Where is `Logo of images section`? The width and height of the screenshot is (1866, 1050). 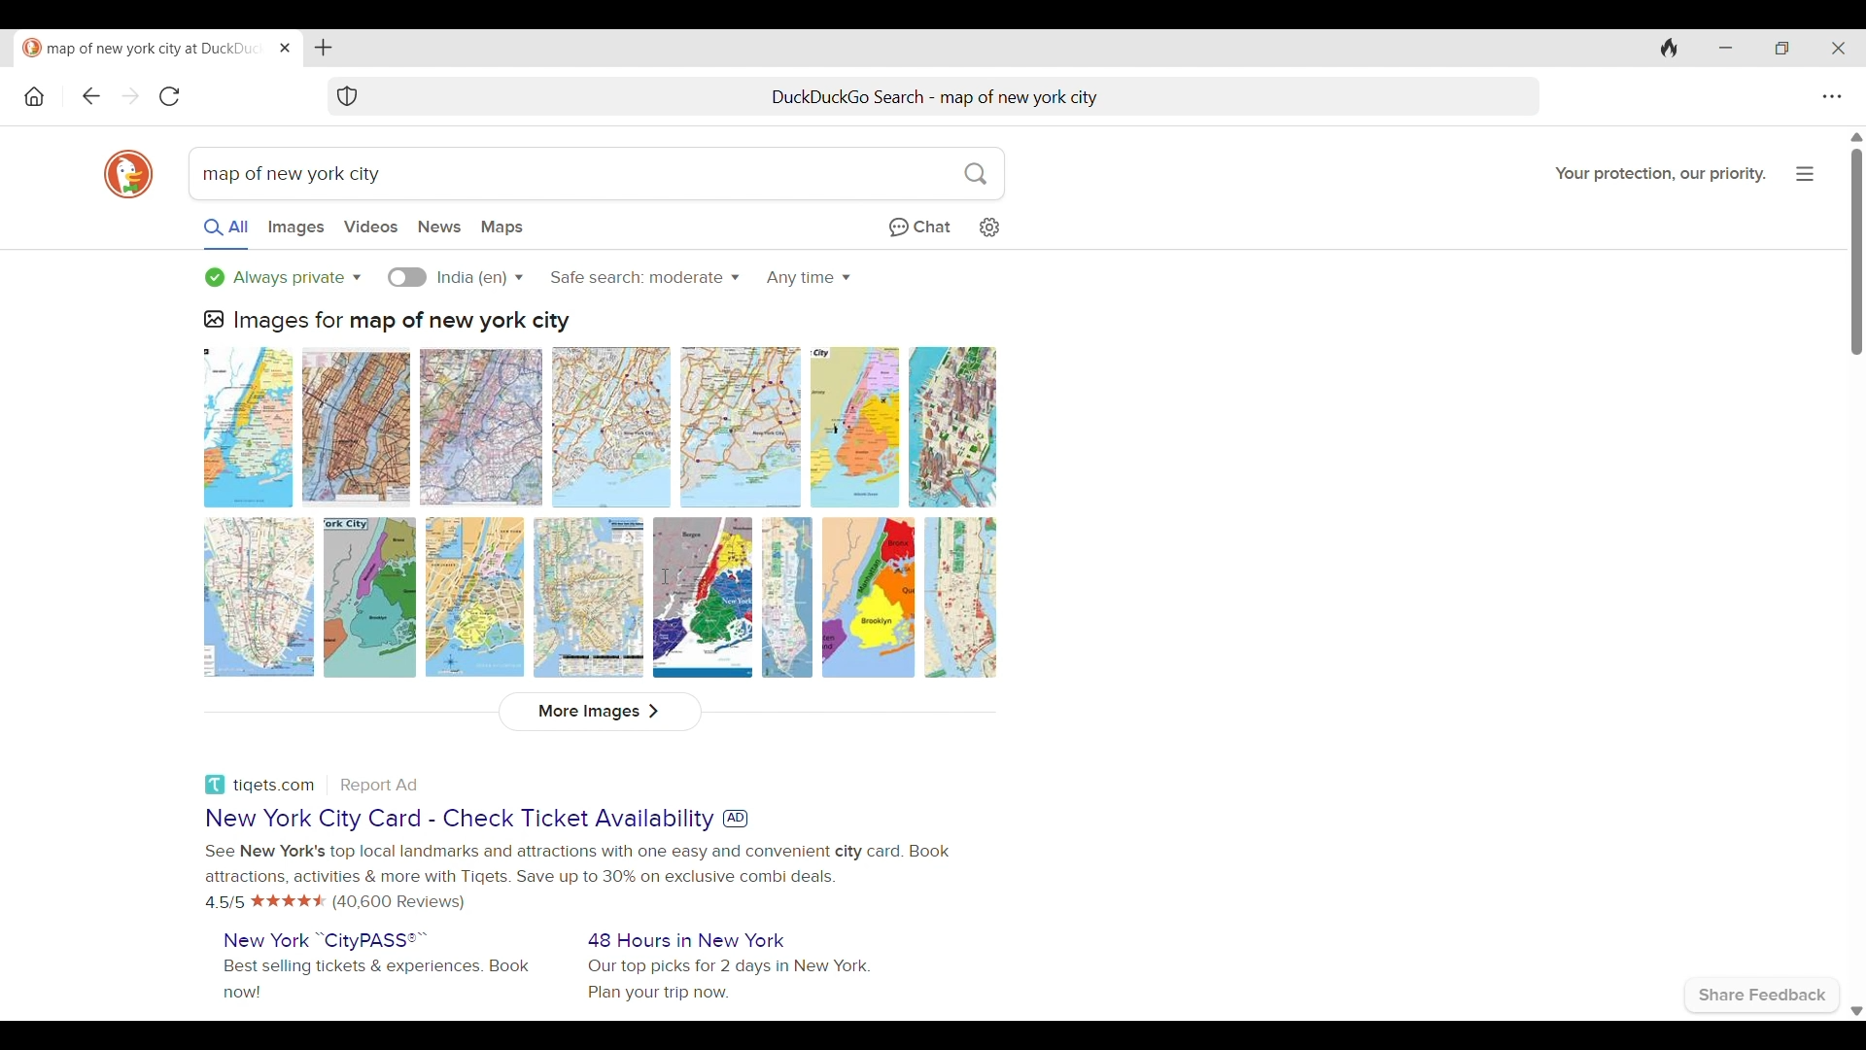
Logo of images section is located at coordinates (213, 320).